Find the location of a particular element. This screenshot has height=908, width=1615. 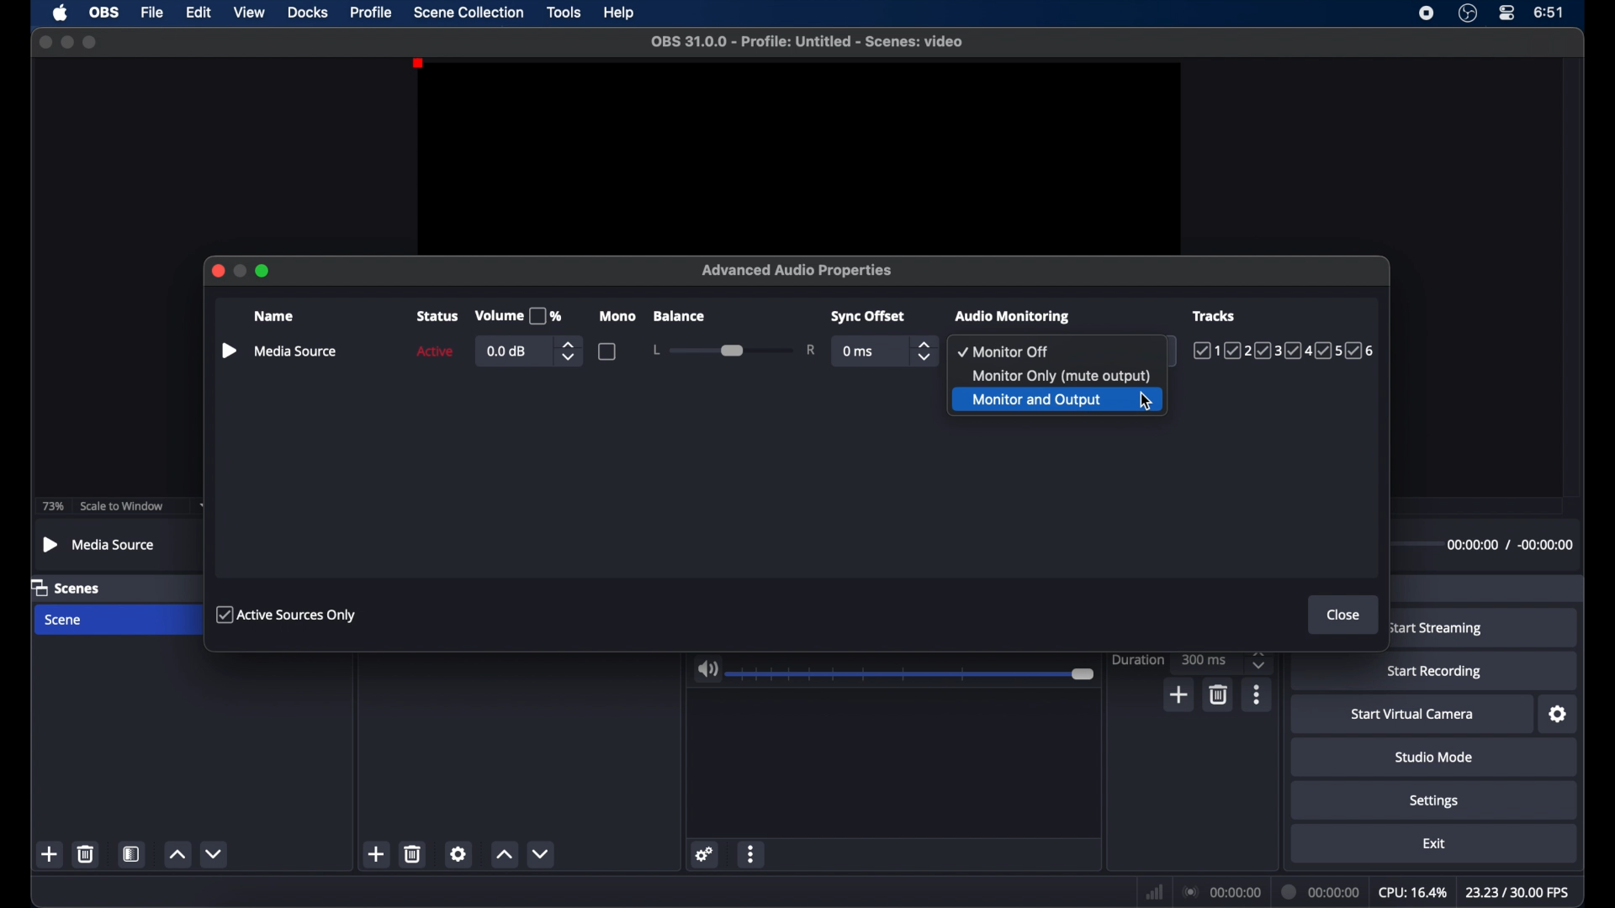

decrement is located at coordinates (216, 854).